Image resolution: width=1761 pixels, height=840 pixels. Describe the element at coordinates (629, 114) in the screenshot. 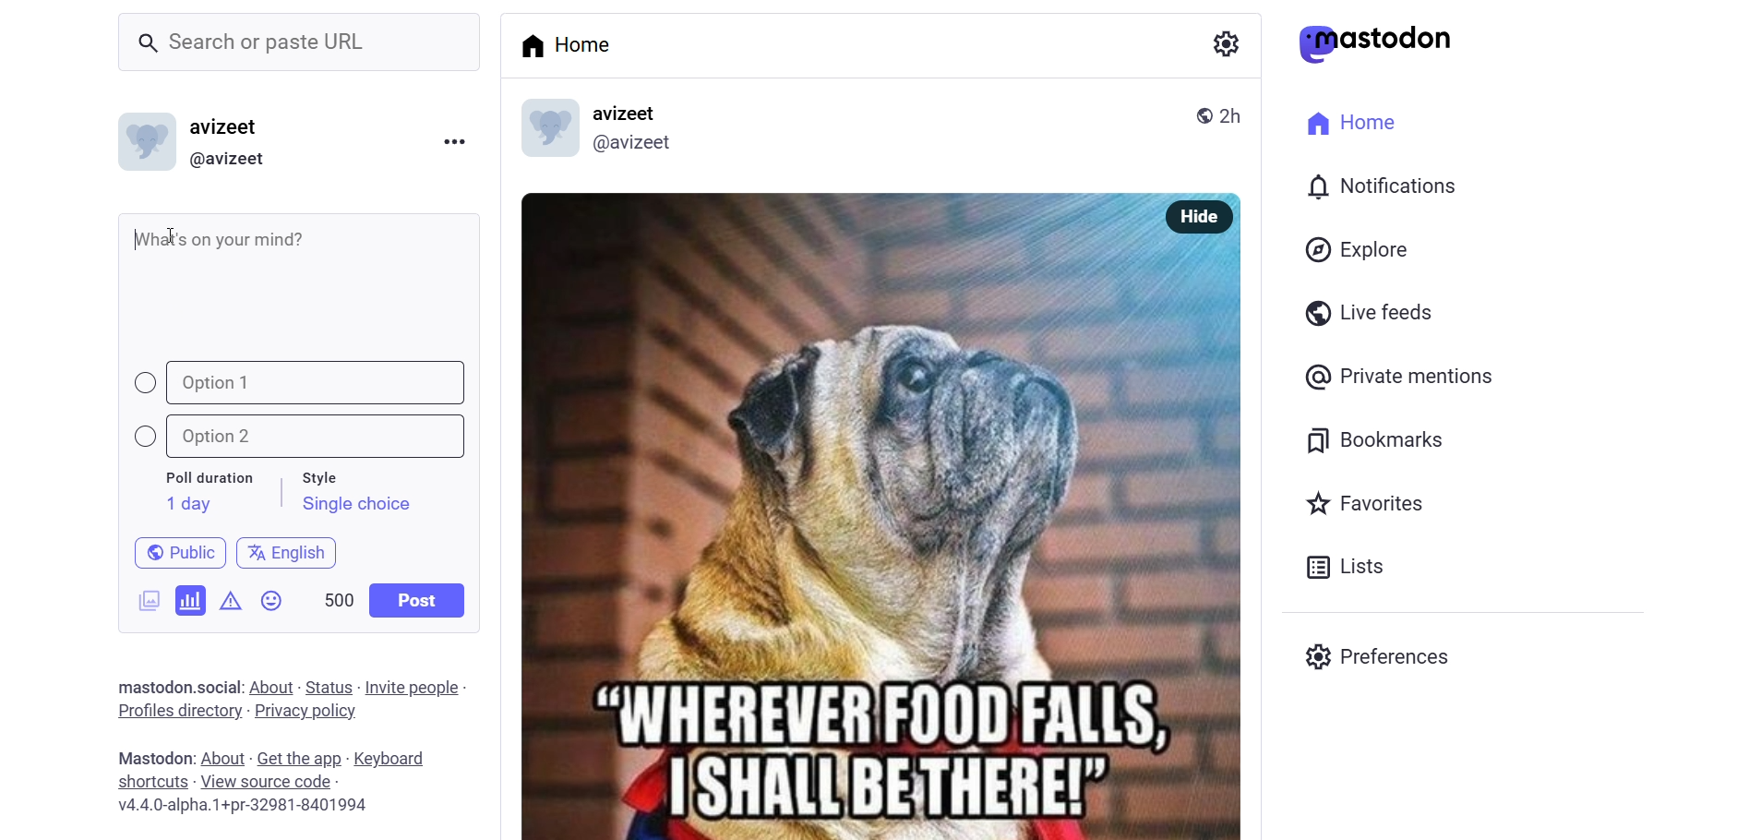

I see `avizeet` at that location.